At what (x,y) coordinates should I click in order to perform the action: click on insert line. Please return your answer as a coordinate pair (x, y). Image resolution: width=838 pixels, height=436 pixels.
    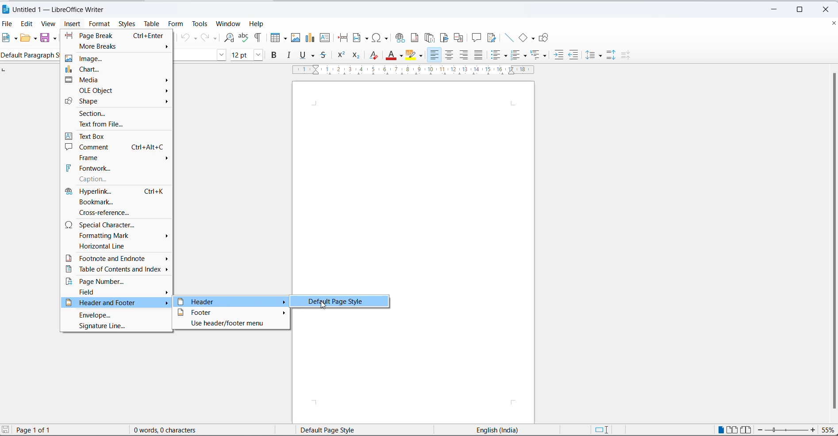
    Looking at the image, I should click on (508, 38).